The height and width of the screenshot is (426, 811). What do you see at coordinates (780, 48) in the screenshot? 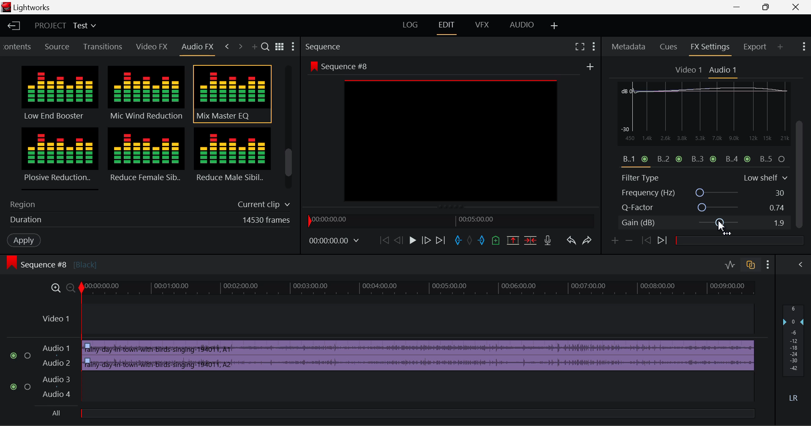
I see `Add Panel` at bounding box center [780, 48].